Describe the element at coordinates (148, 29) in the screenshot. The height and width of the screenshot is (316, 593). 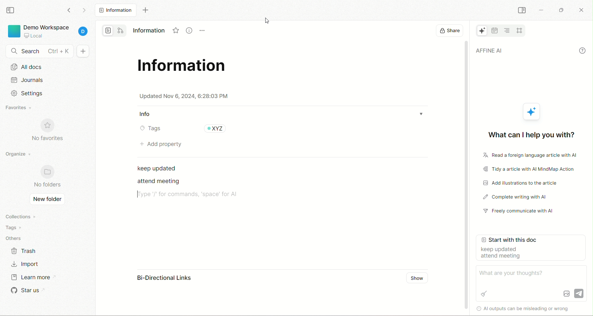
I see `Information` at that location.